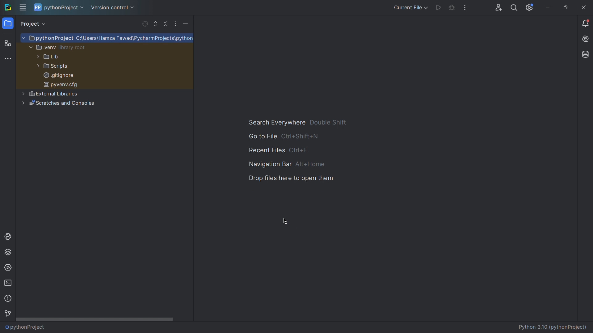 The height and width of the screenshot is (333, 593). What do you see at coordinates (497, 7) in the screenshot?
I see `account` at bounding box center [497, 7].